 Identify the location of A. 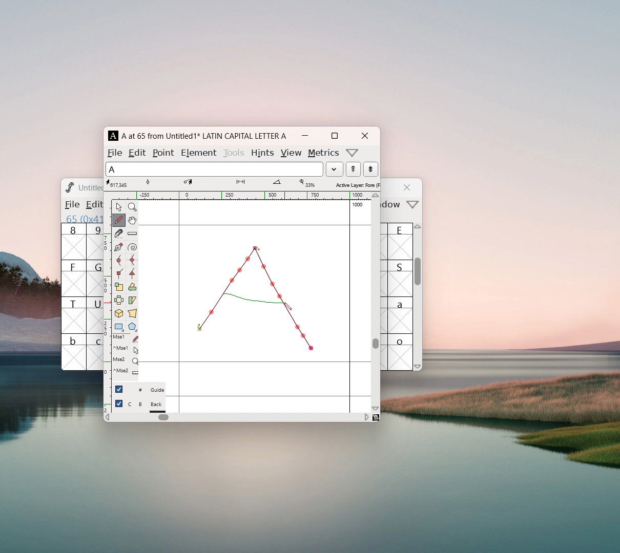
(114, 136).